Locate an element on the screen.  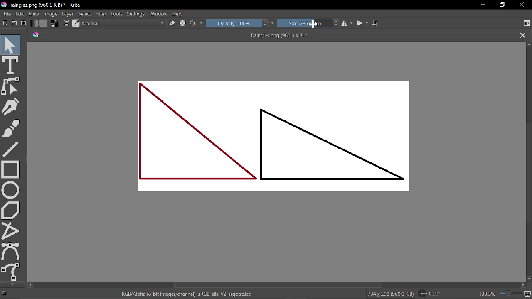
133.3% is located at coordinates (502, 293).